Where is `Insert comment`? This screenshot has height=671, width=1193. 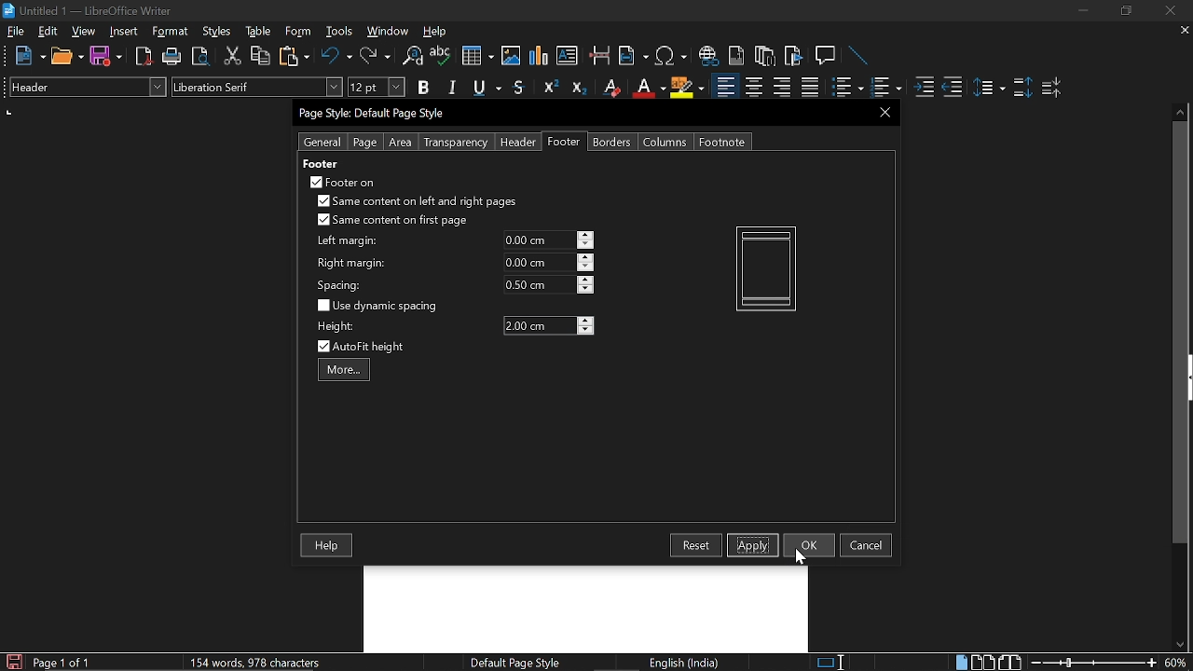 Insert comment is located at coordinates (828, 56).